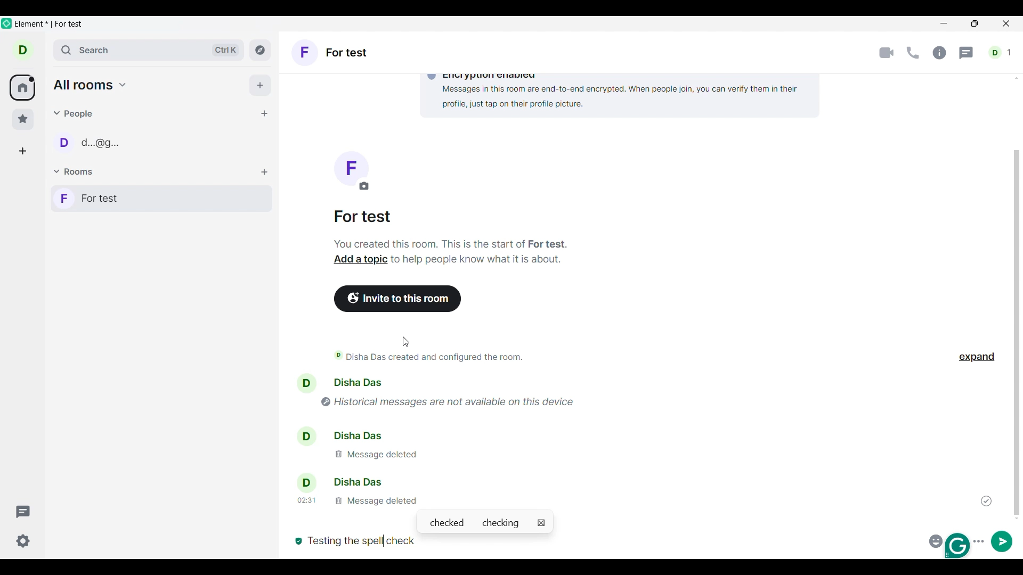 The width and height of the screenshot is (1023, 575). What do you see at coordinates (342, 482) in the screenshot?
I see `disha das` at bounding box center [342, 482].